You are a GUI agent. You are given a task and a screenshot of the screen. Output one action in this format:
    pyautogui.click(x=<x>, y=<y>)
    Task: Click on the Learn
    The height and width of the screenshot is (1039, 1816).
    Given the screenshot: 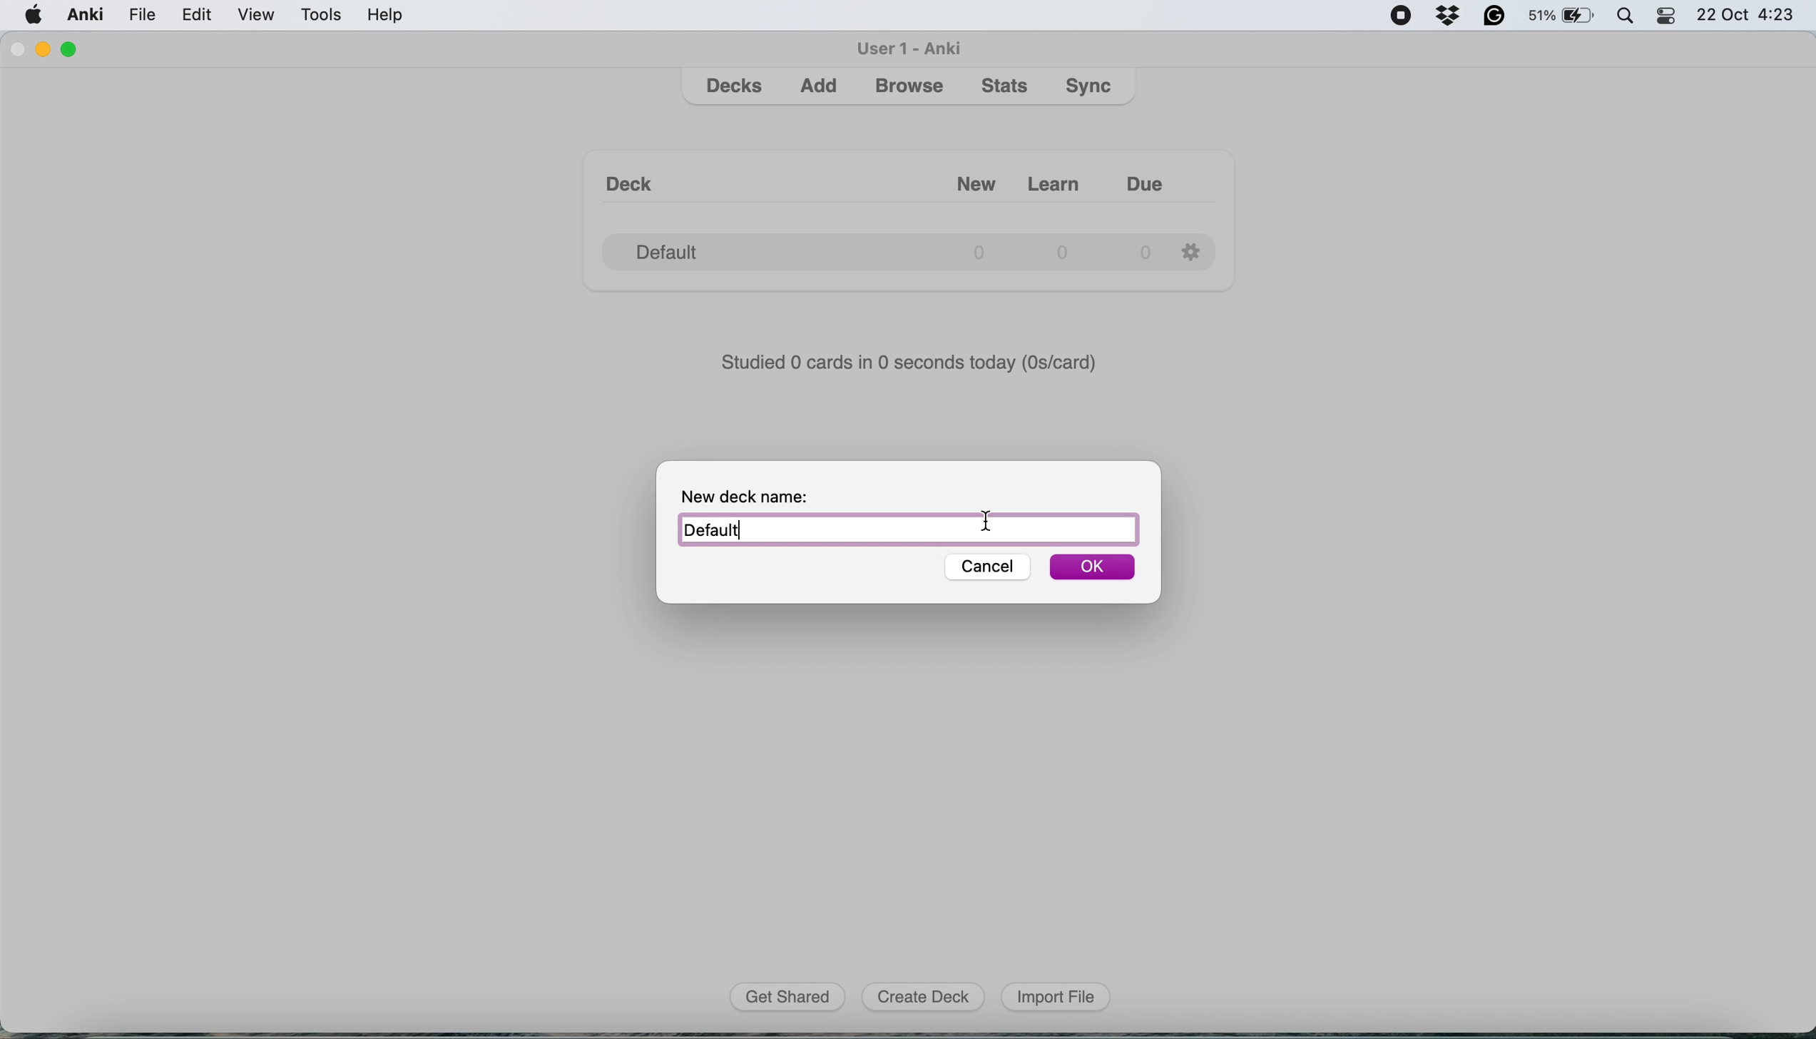 What is the action you would take?
    pyautogui.click(x=1058, y=178)
    